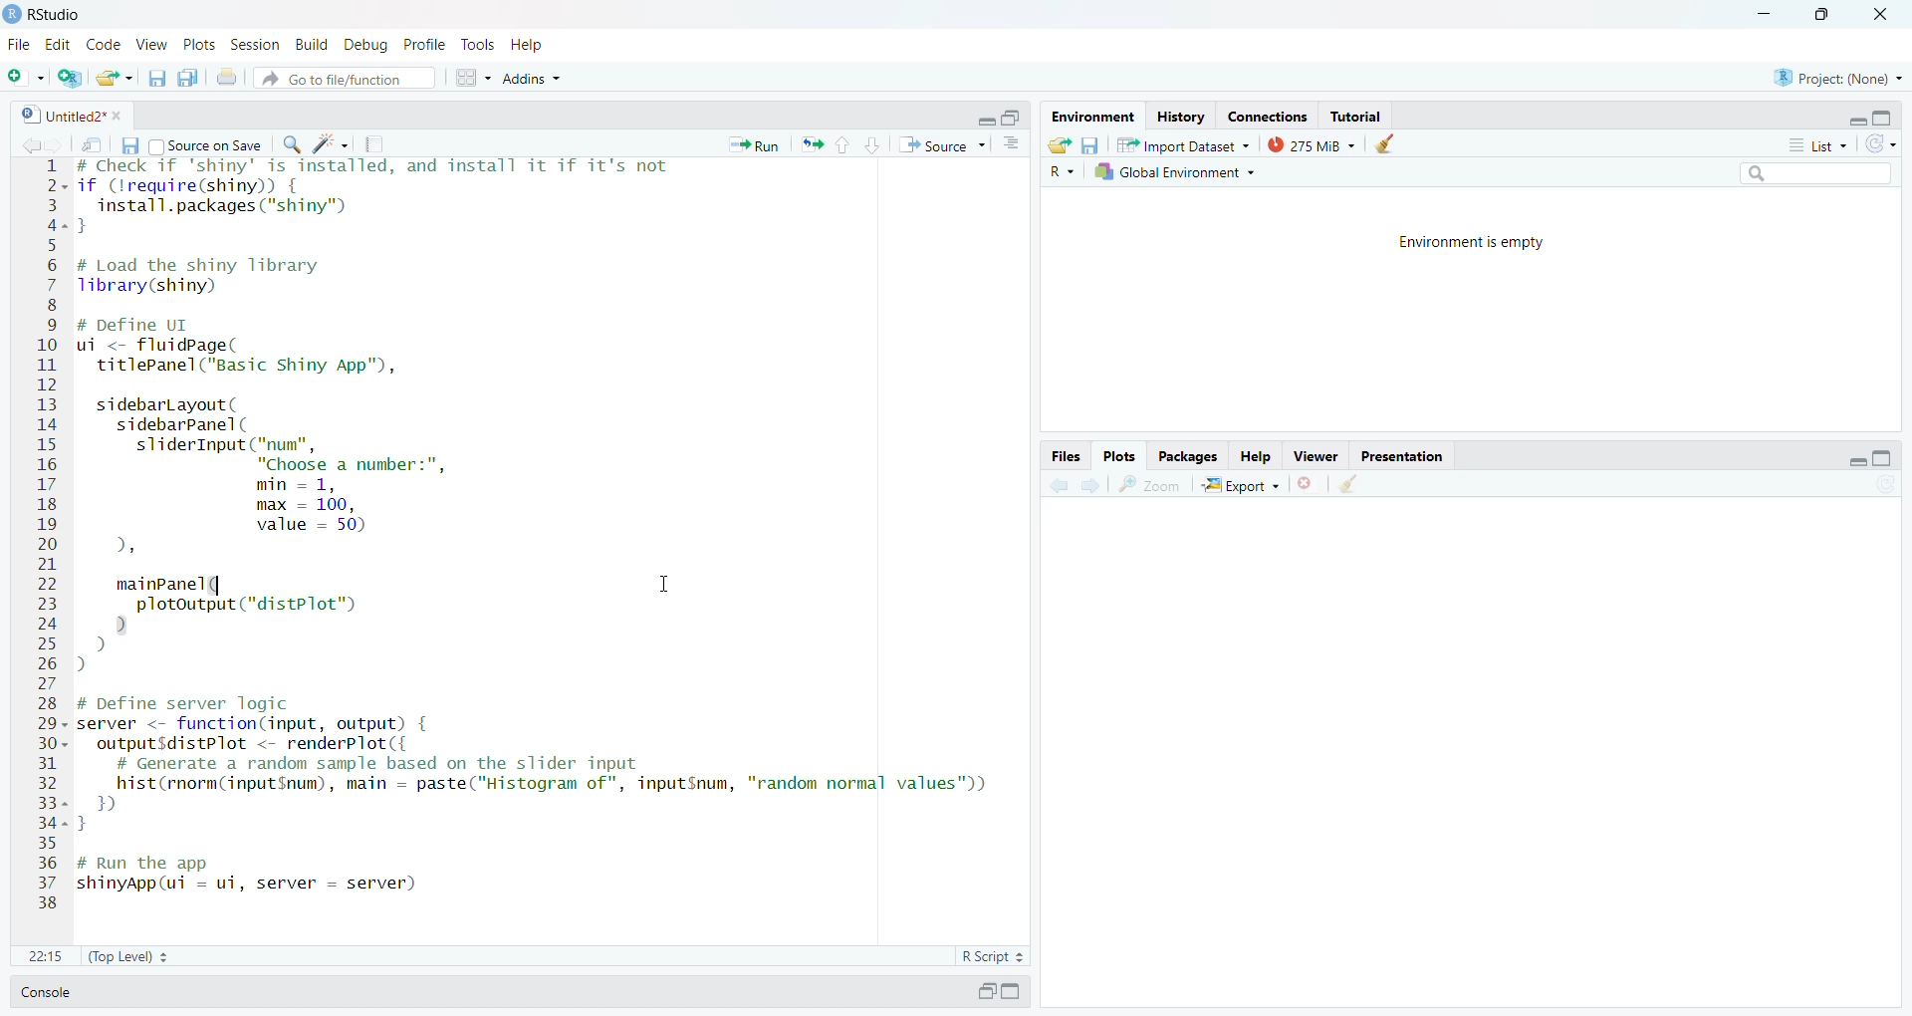  I want to click on source on save checkbox, so click(207, 144).